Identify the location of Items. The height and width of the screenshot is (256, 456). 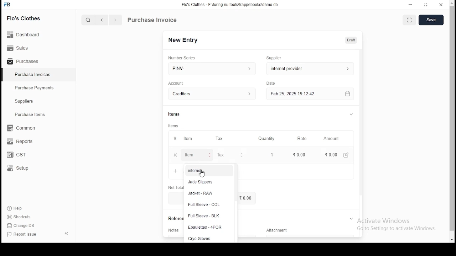
(176, 126).